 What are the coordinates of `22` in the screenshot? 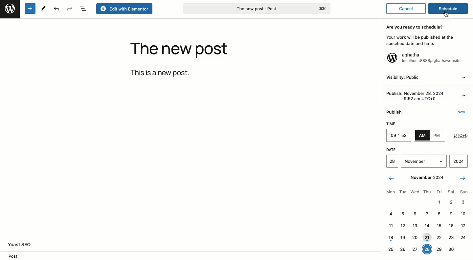 It's located at (439, 237).